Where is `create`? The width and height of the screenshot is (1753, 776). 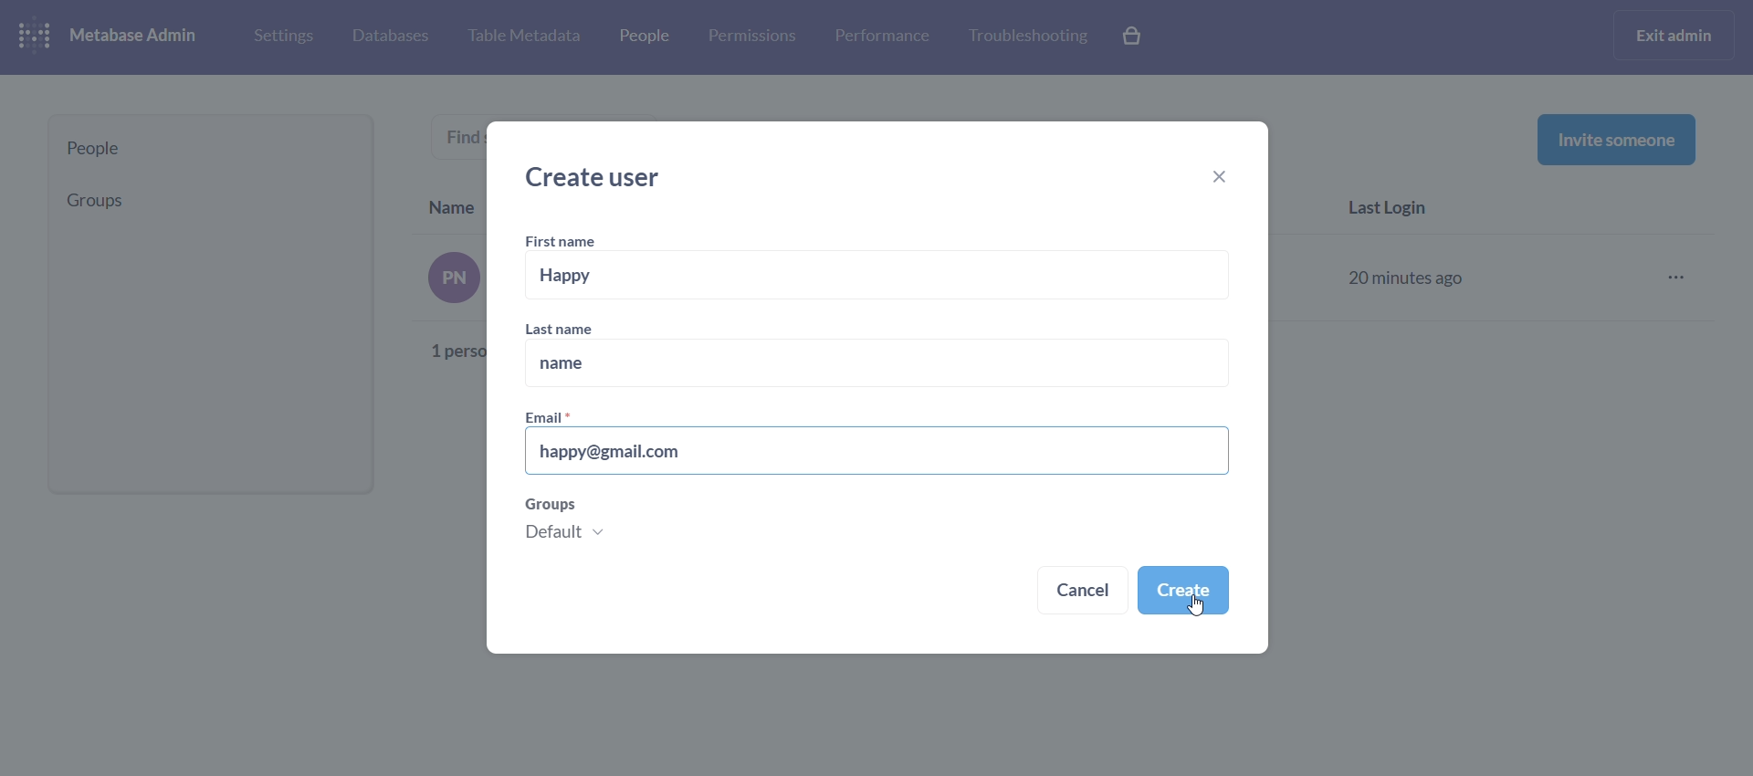 create is located at coordinates (1183, 590).